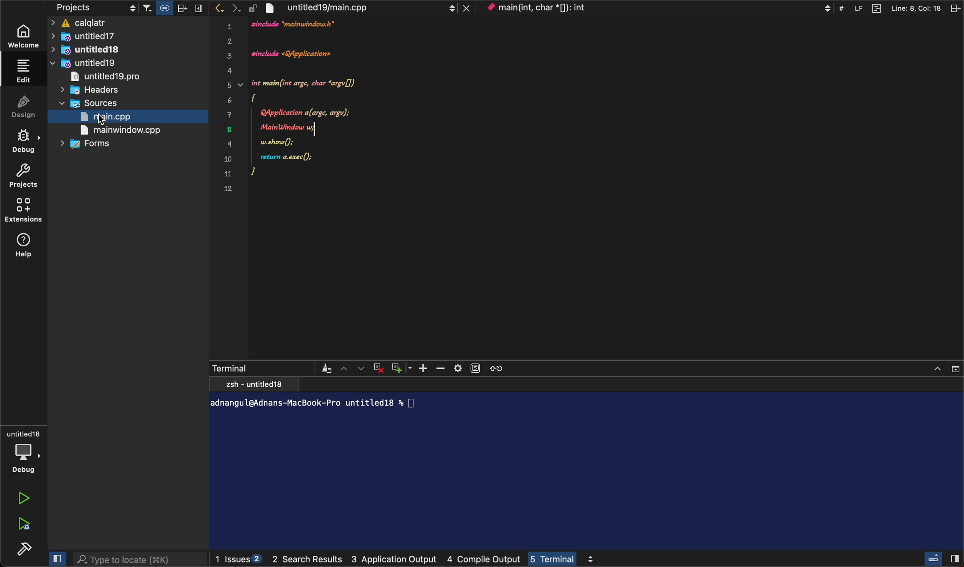 The image size is (964, 567). I want to click on projects, so click(95, 8).